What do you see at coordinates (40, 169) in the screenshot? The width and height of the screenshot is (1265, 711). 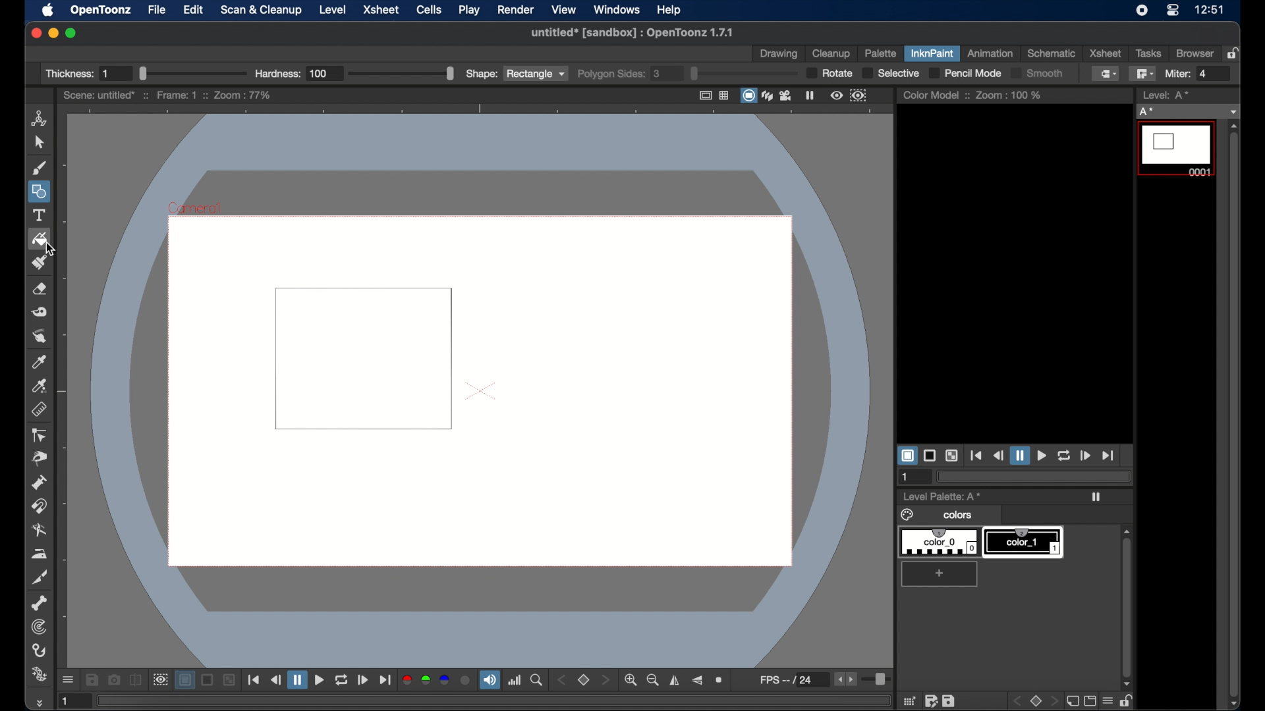 I see `brush tool` at bounding box center [40, 169].